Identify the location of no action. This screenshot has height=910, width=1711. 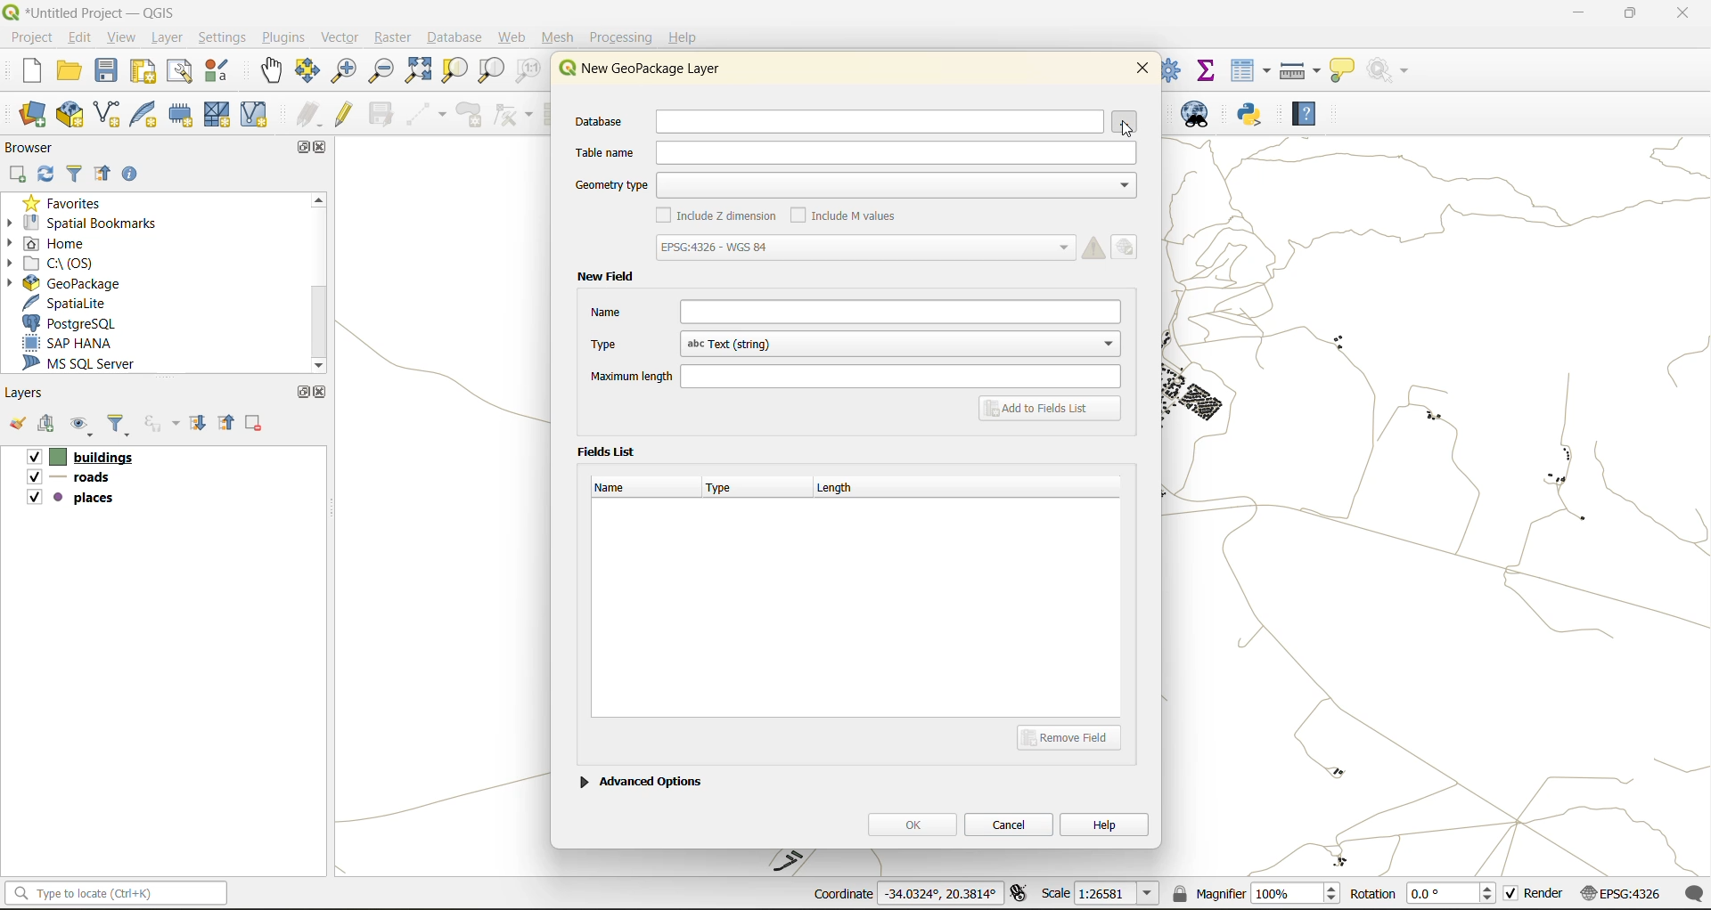
(1389, 70).